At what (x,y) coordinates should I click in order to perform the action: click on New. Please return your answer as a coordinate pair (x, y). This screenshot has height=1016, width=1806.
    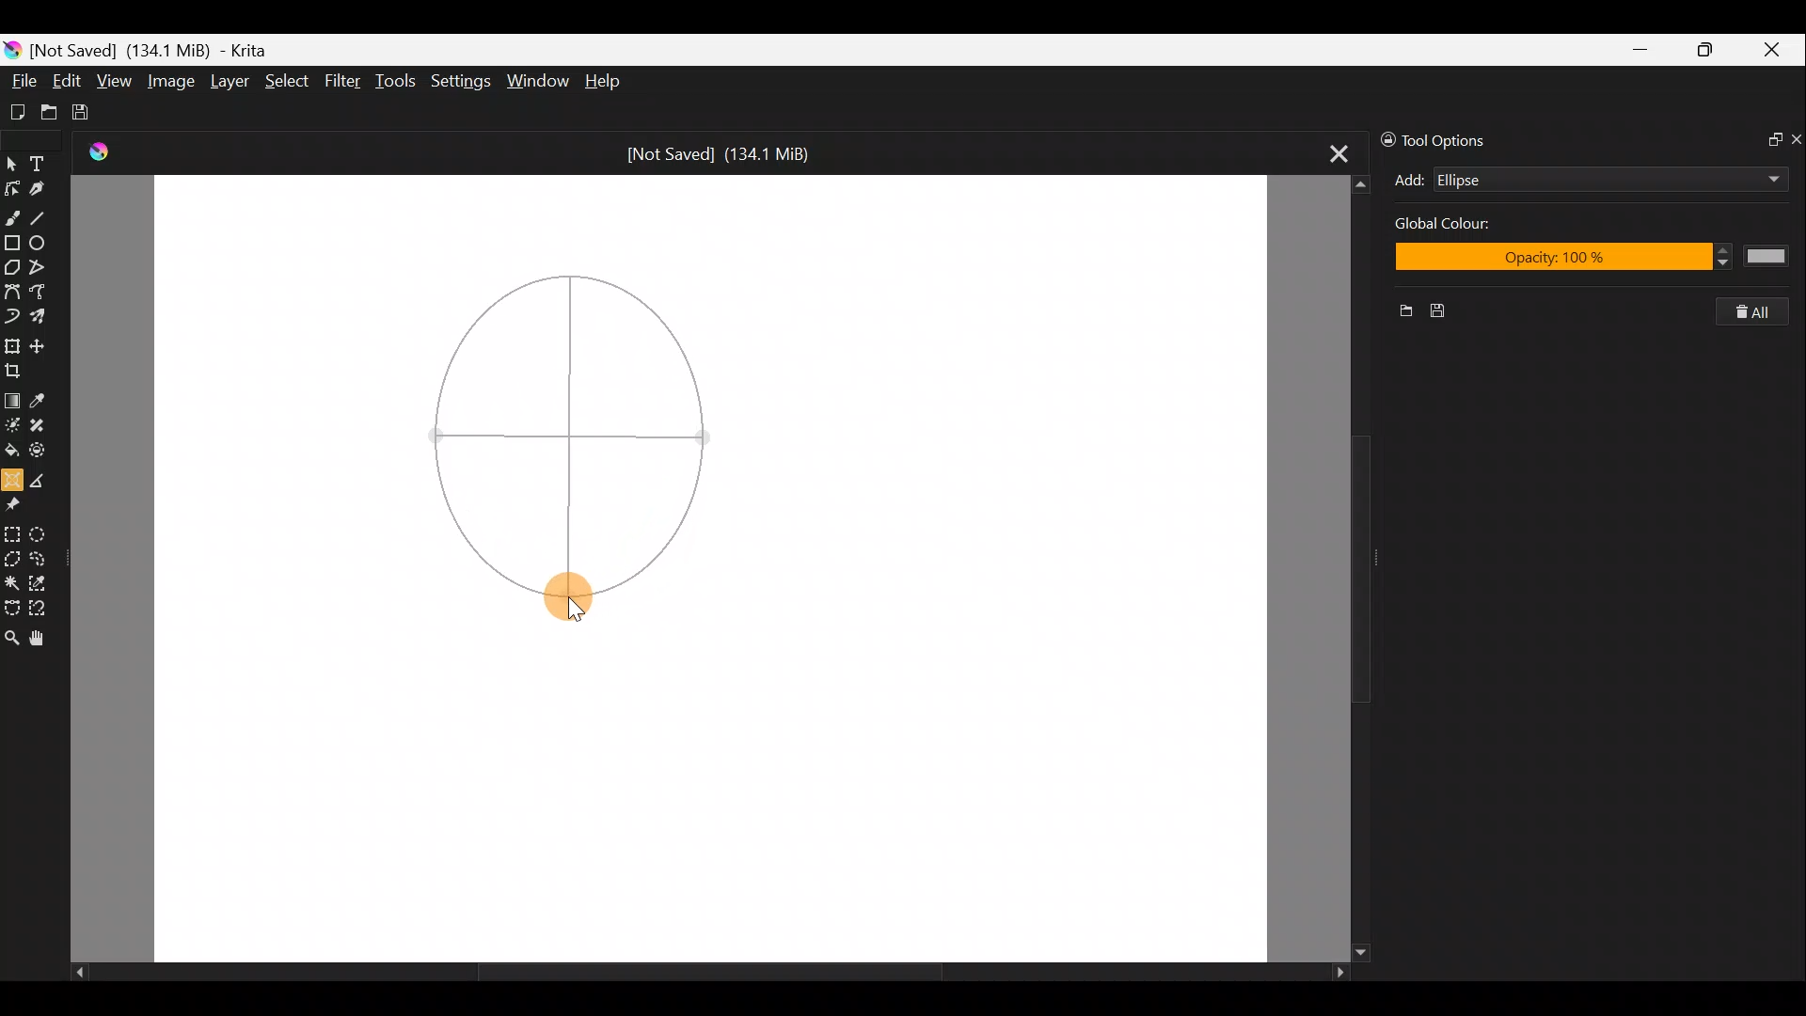
    Looking at the image, I should click on (1399, 313).